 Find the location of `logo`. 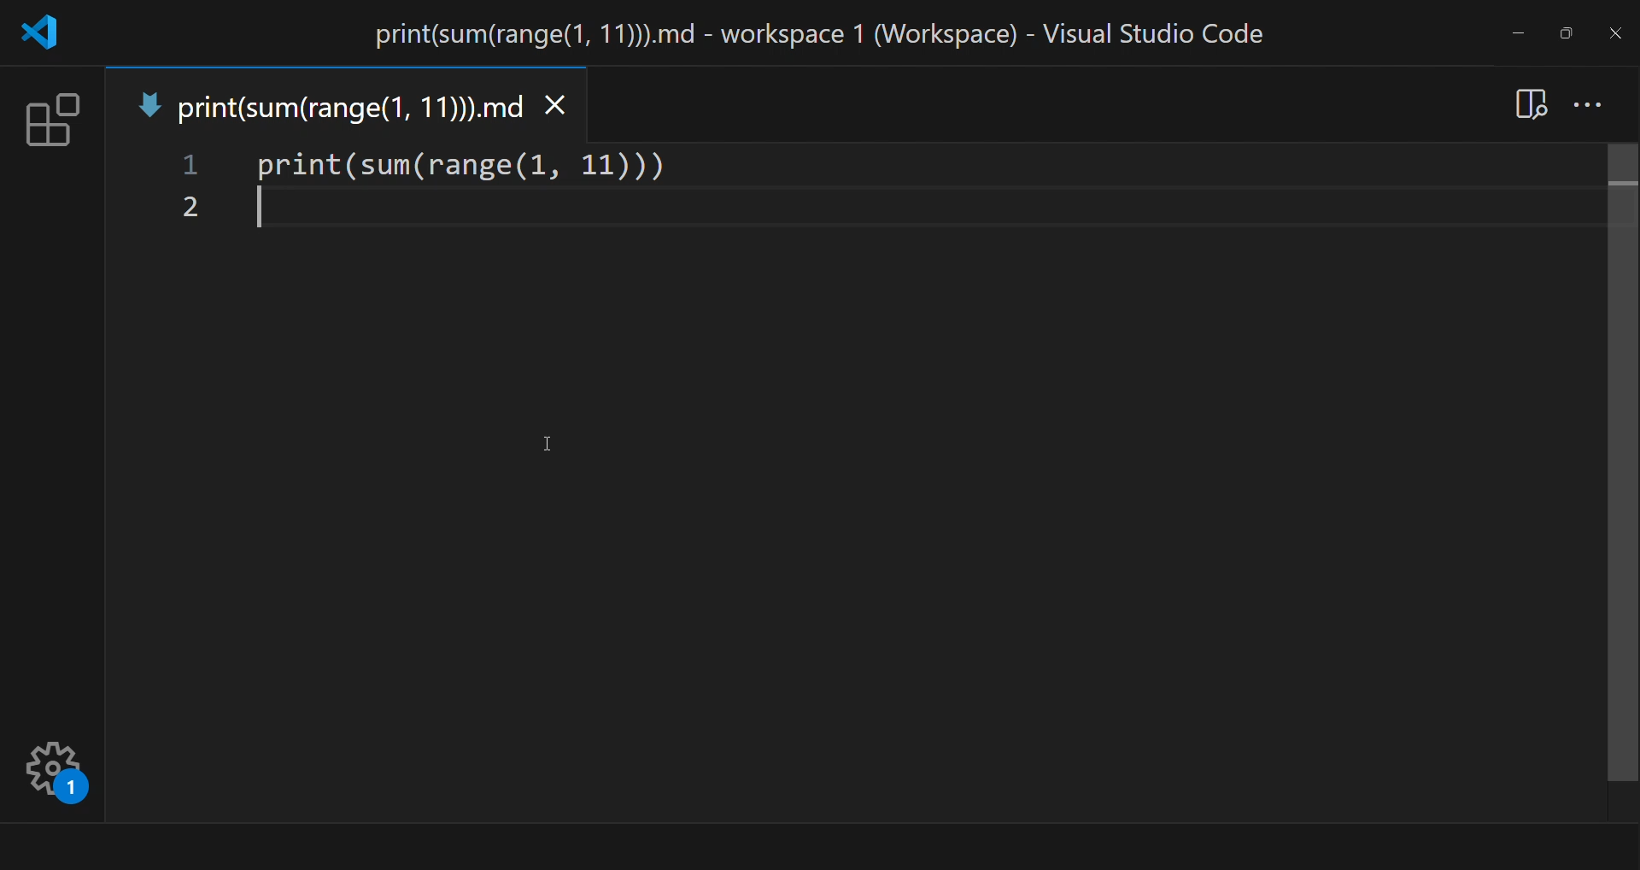

logo is located at coordinates (44, 33).